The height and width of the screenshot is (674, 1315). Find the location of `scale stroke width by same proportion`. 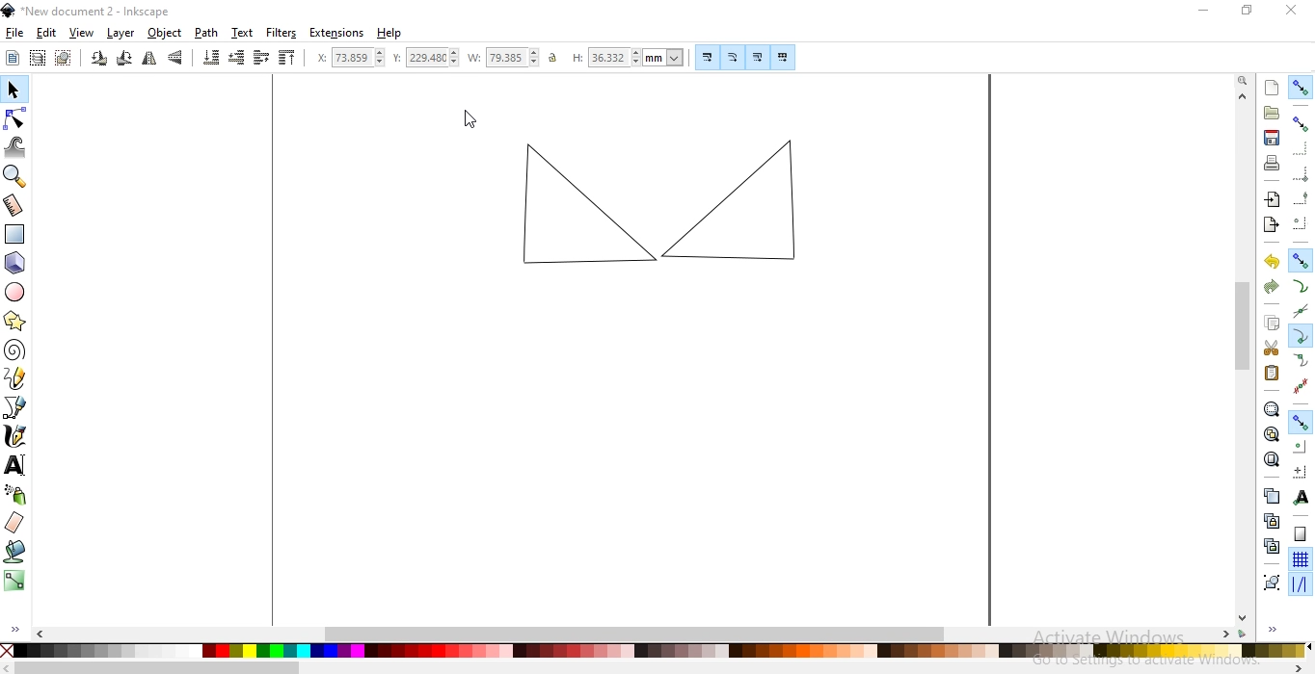

scale stroke width by same proportion is located at coordinates (708, 57).